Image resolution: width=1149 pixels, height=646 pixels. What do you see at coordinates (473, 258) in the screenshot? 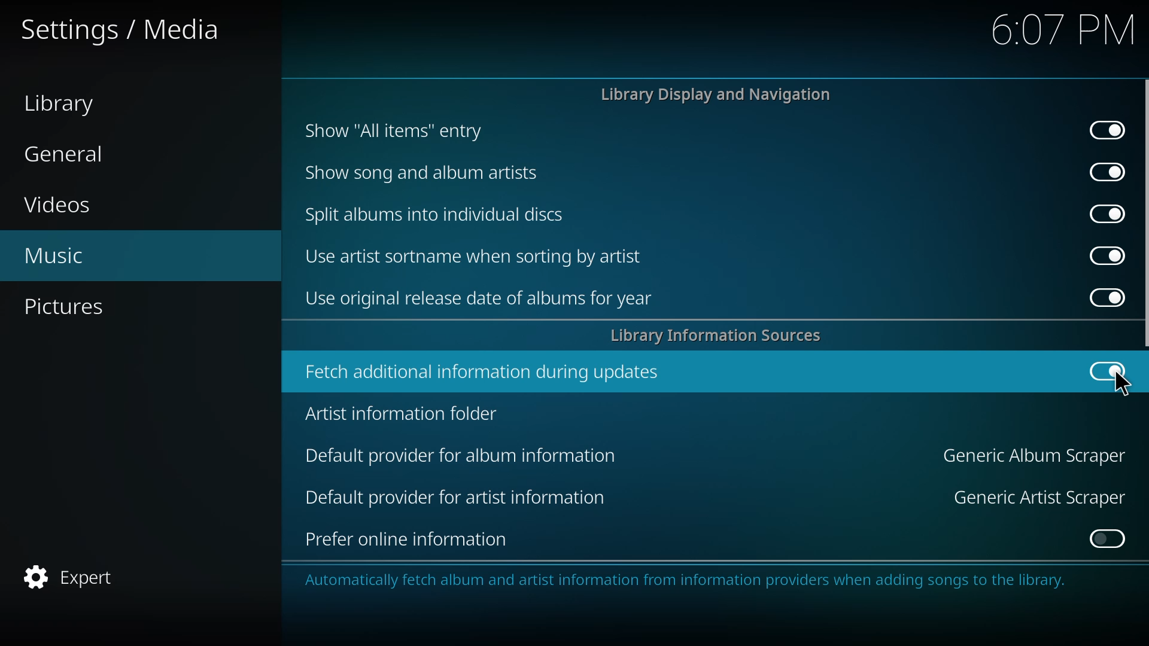
I see `Use artist sorthname when sorting by artist` at bounding box center [473, 258].